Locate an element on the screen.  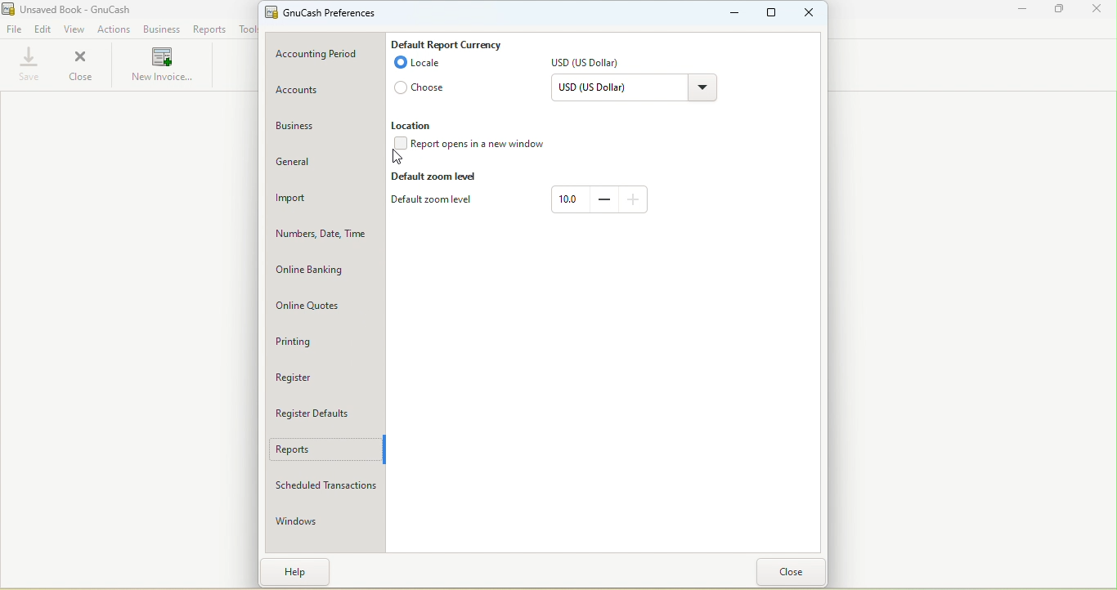
Windows is located at coordinates (321, 521).